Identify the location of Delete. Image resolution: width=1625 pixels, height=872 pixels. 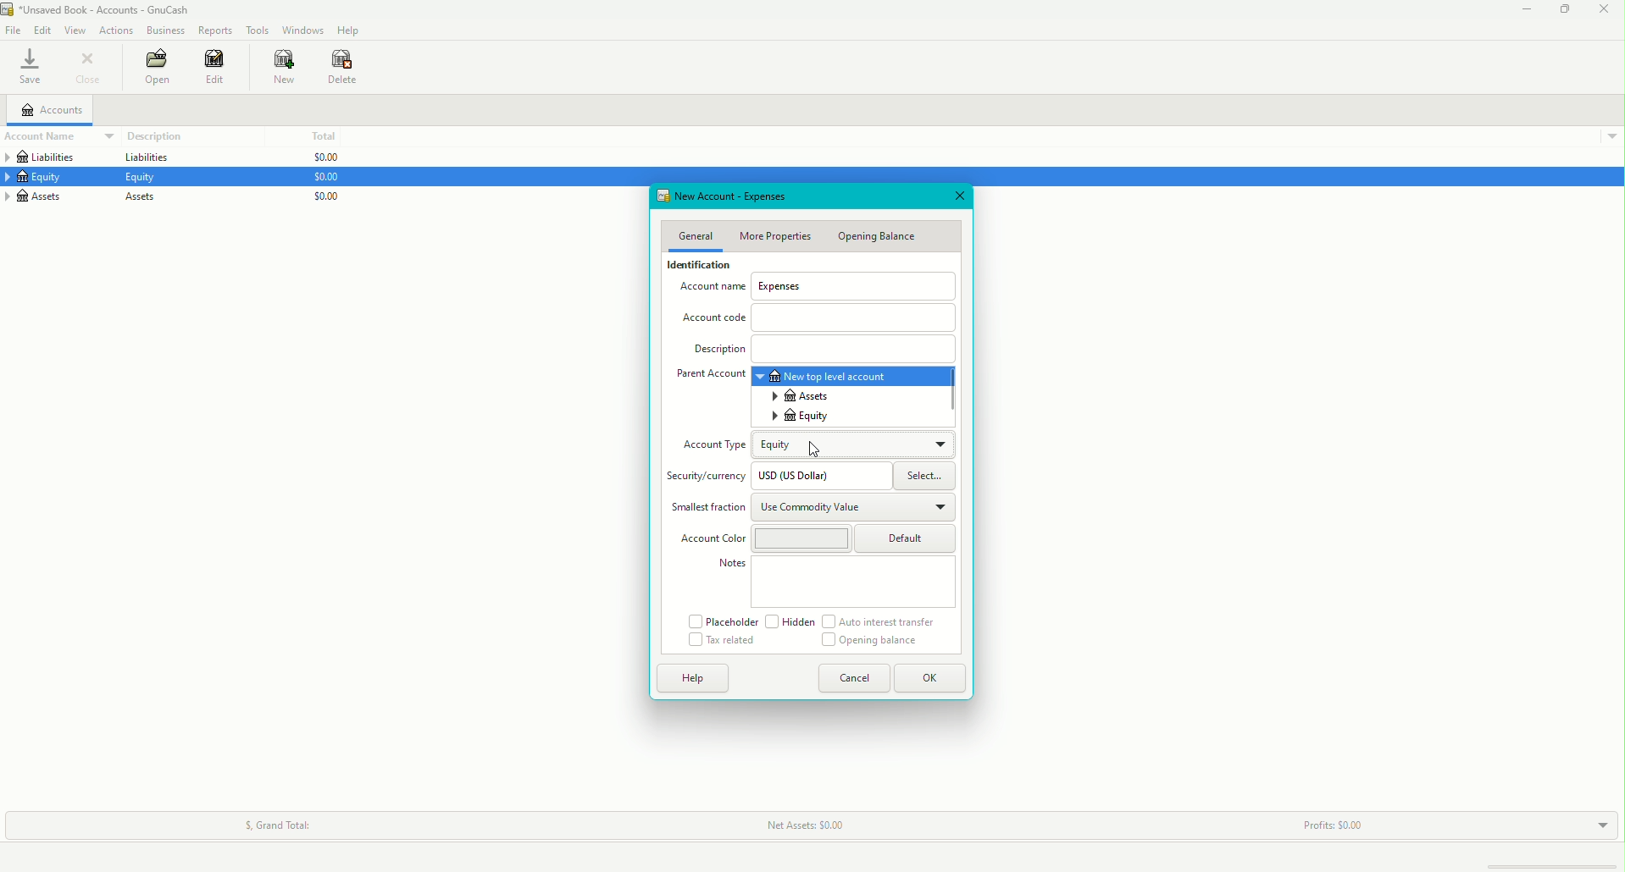
(346, 67).